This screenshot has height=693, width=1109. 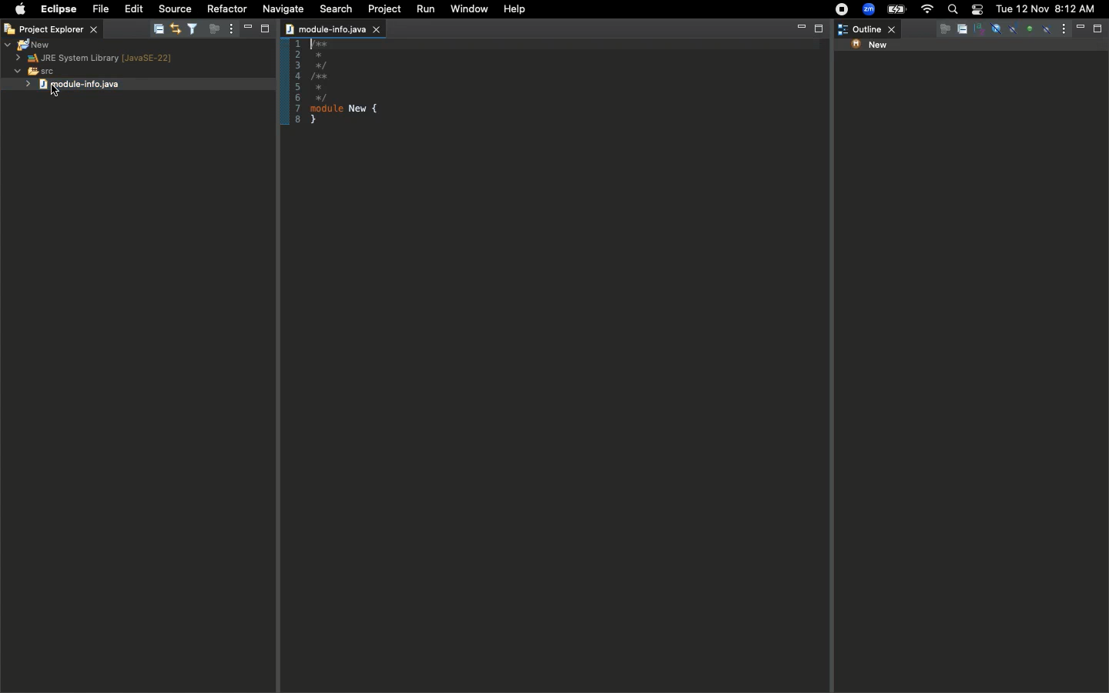 I want to click on Copy, so click(x=337, y=83).